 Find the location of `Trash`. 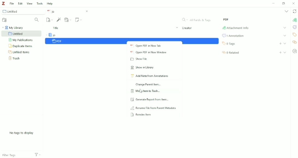

Trash is located at coordinates (16, 58).